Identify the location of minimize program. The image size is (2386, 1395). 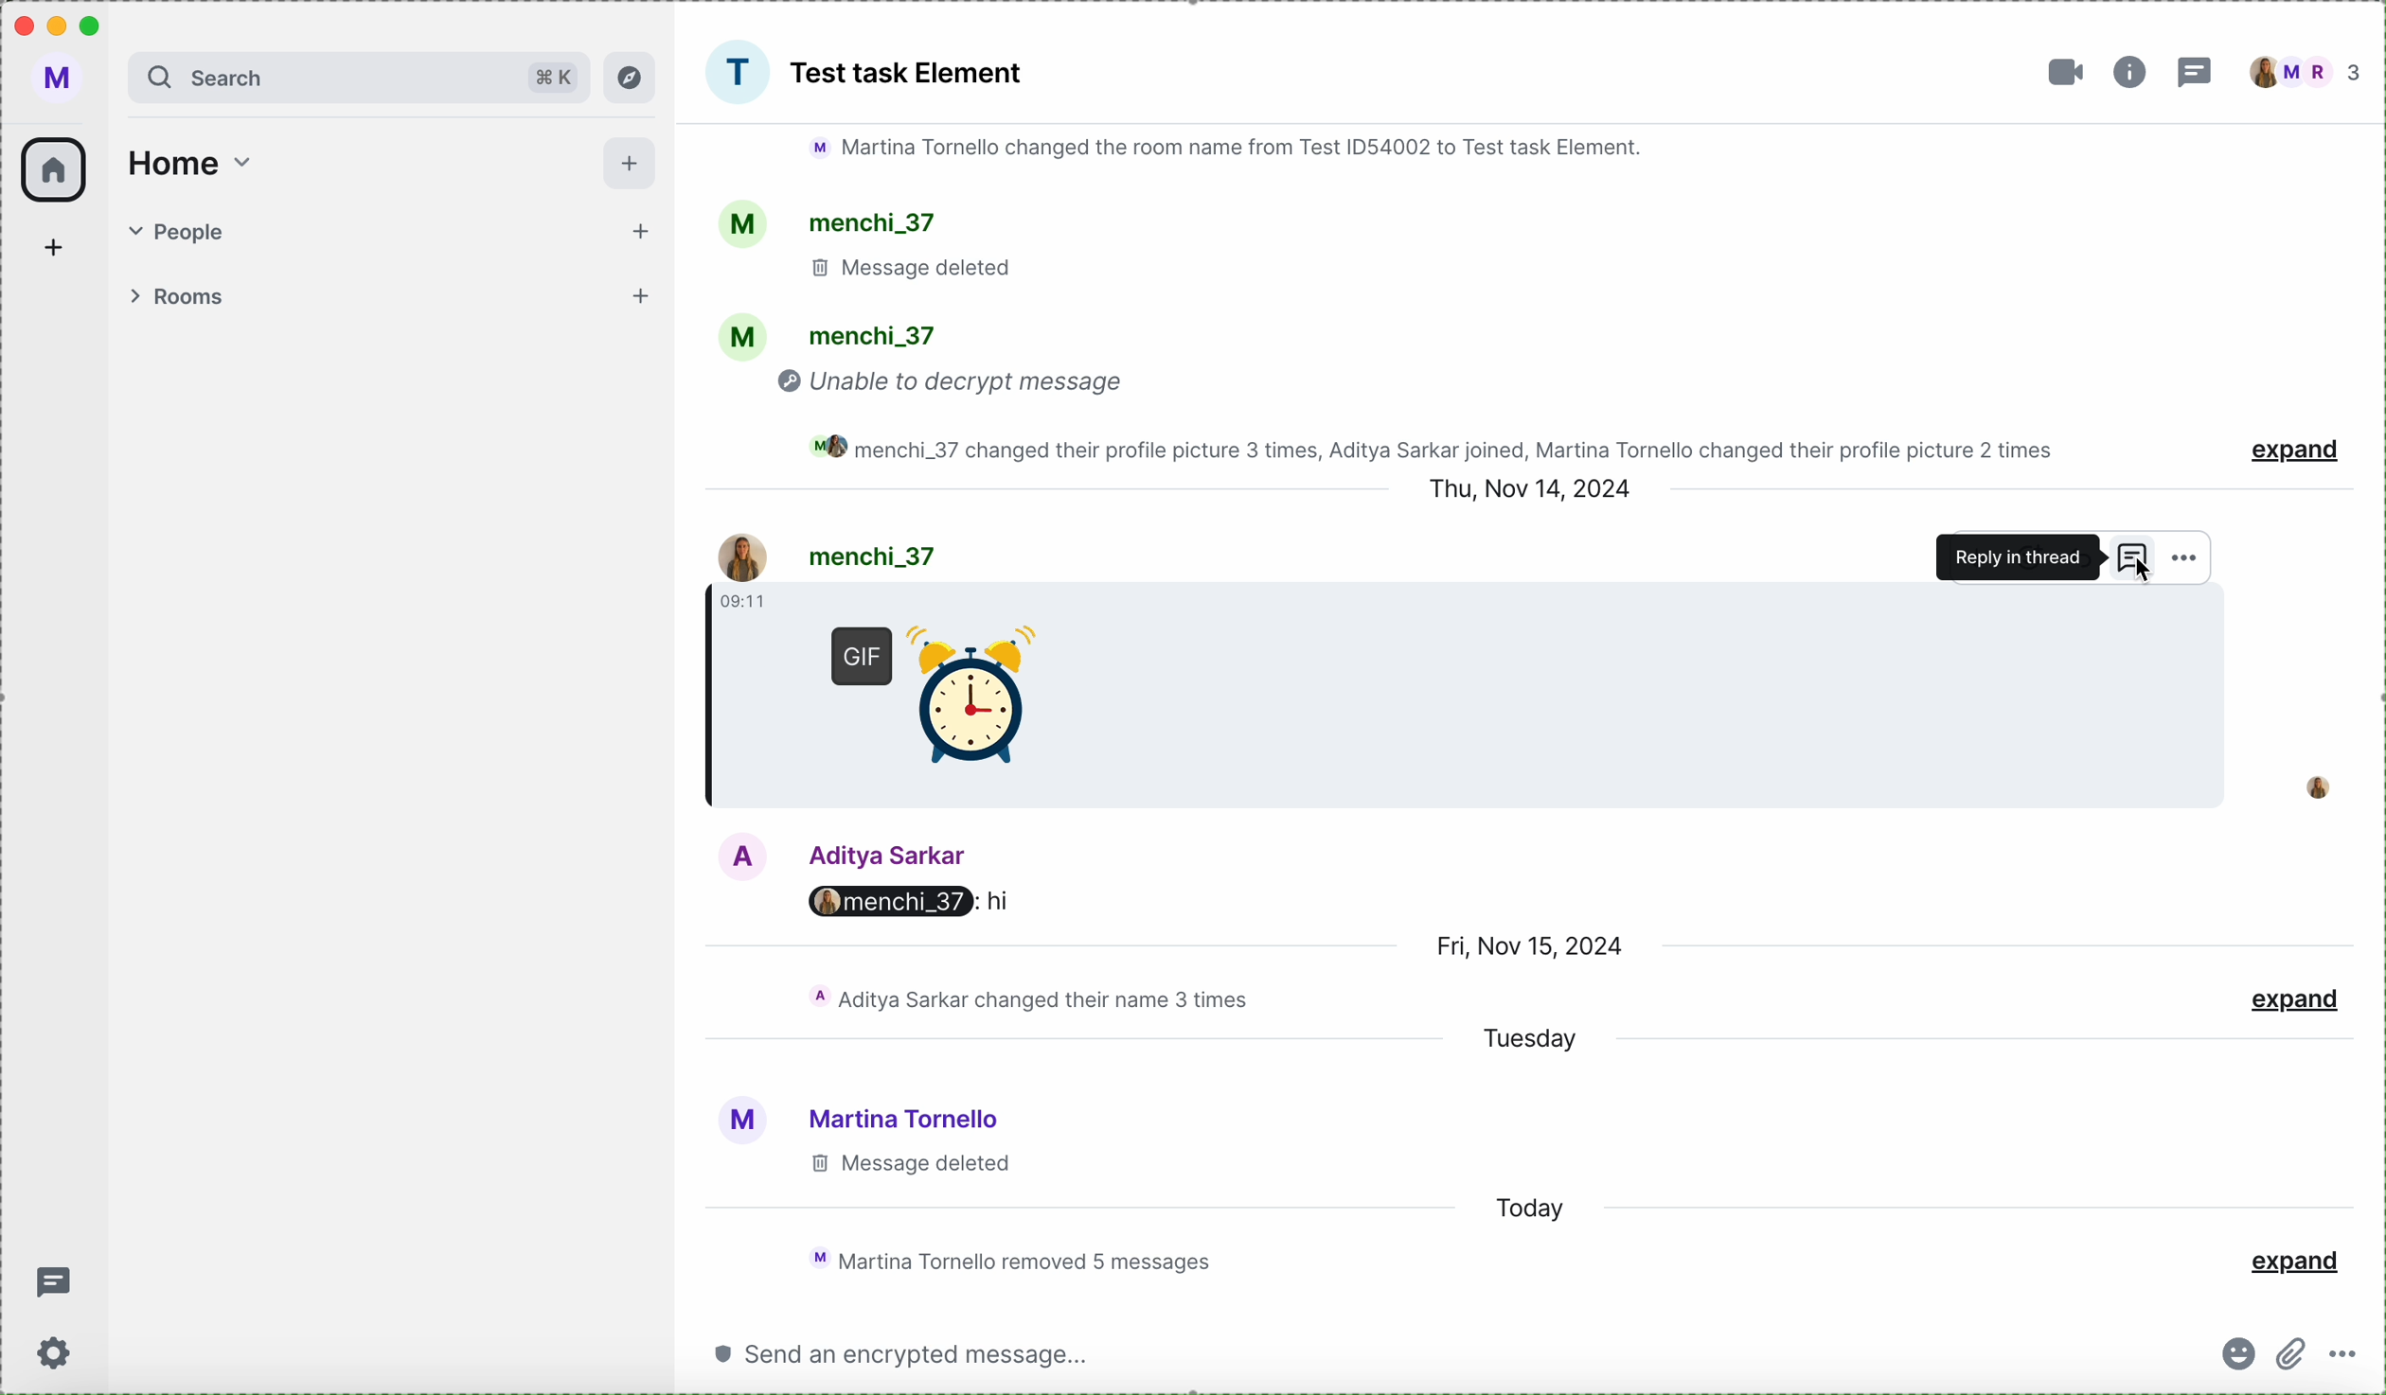
(60, 29).